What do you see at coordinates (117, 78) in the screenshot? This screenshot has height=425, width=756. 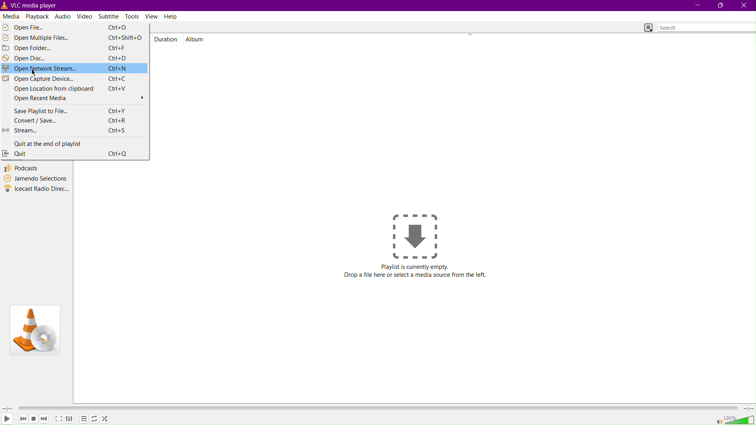 I see `Ctrl+C` at bounding box center [117, 78].